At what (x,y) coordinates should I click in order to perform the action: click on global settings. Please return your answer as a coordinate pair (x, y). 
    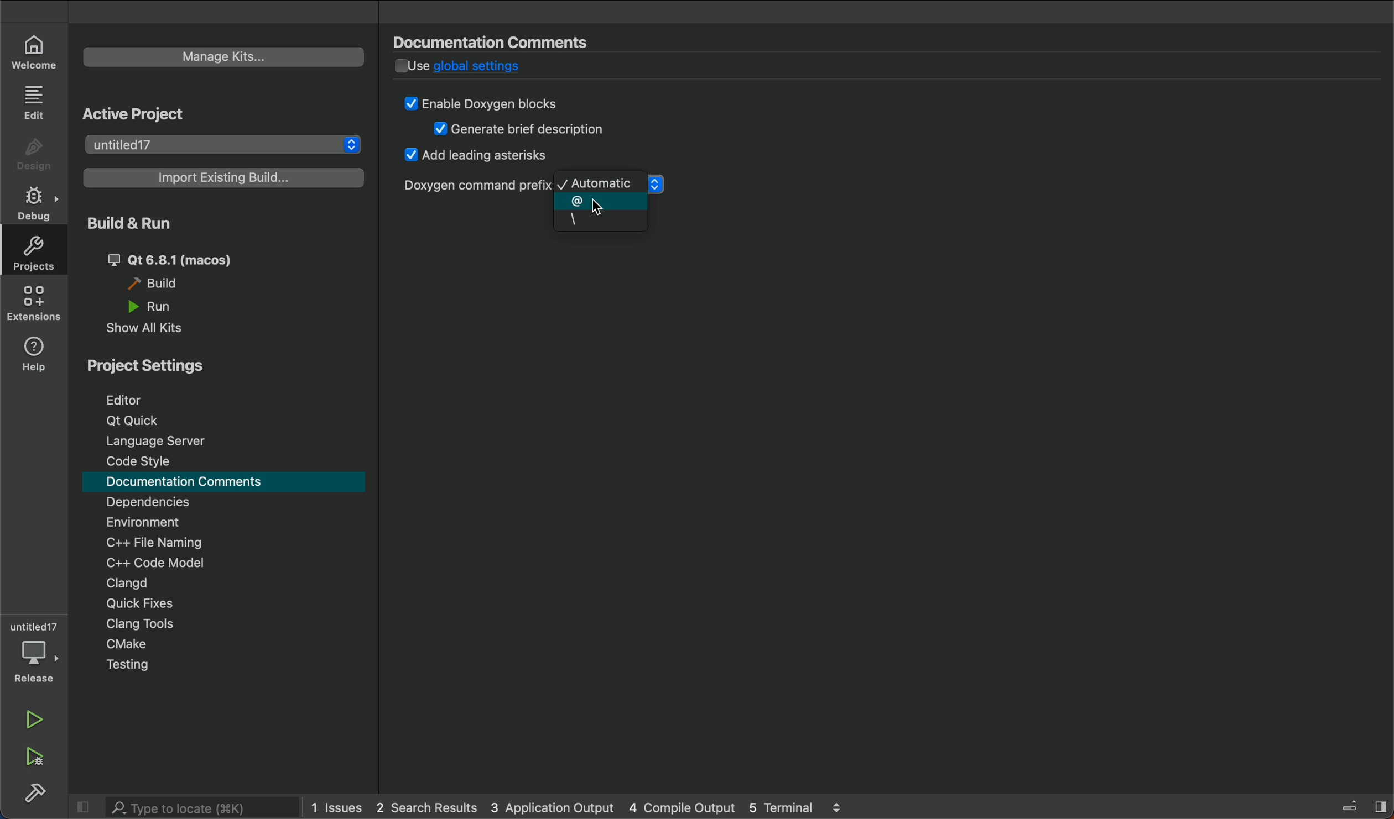
    Looking at the image, I should click on (495, 69).